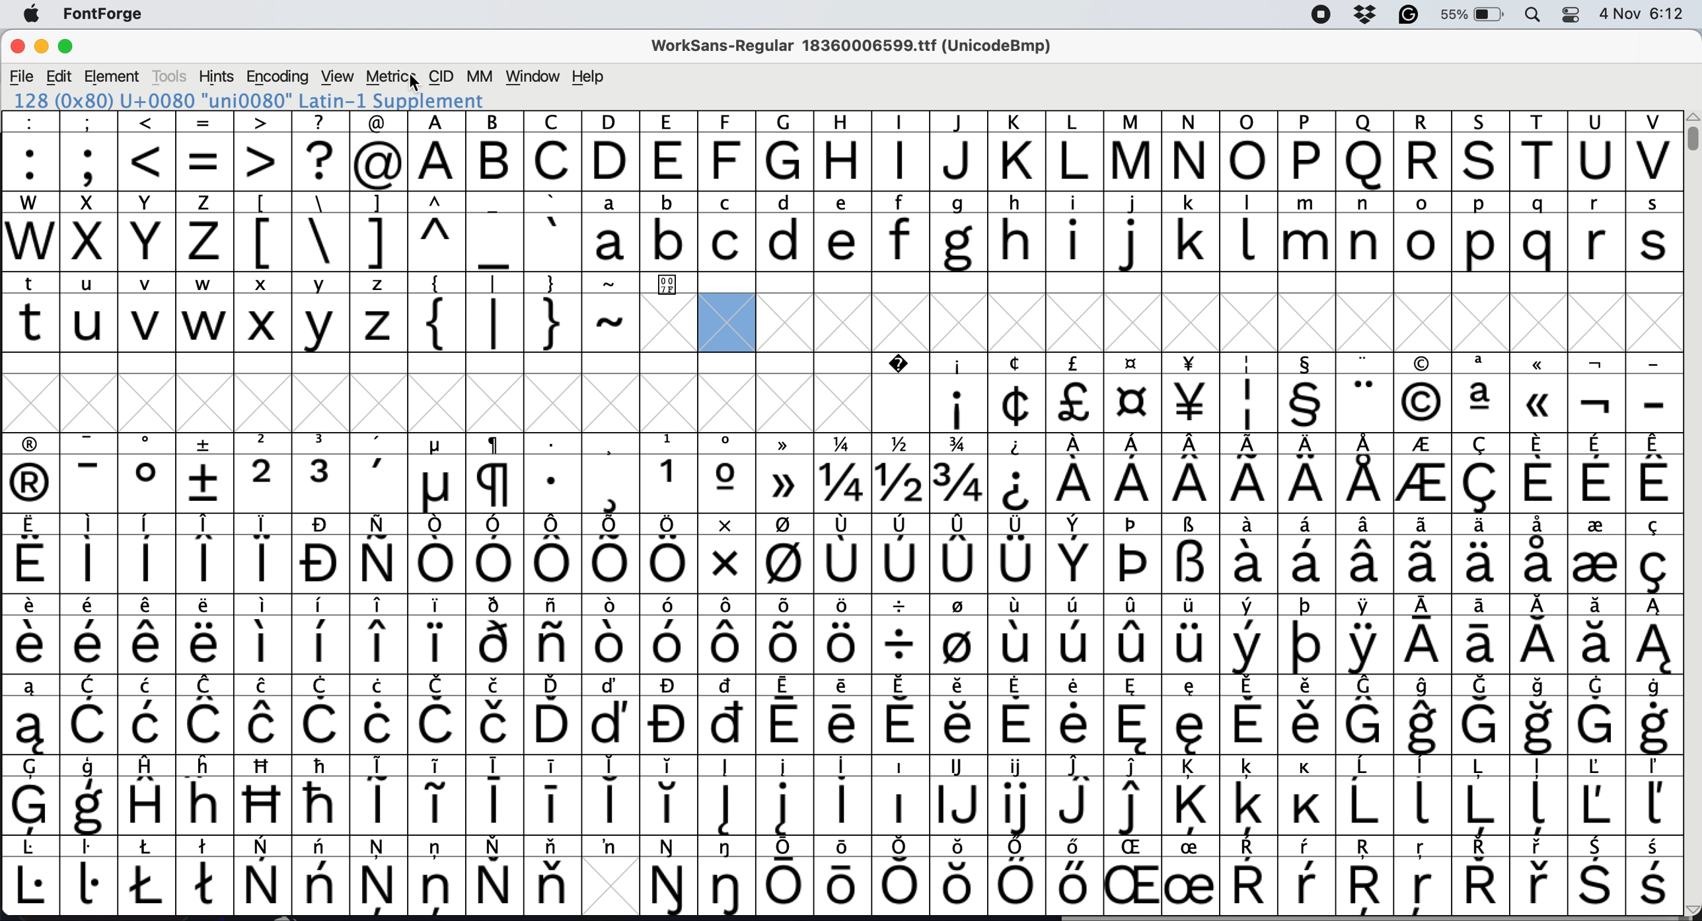 This screenshot has height=921, width=1702. I want to click on text, so click(206, 285).